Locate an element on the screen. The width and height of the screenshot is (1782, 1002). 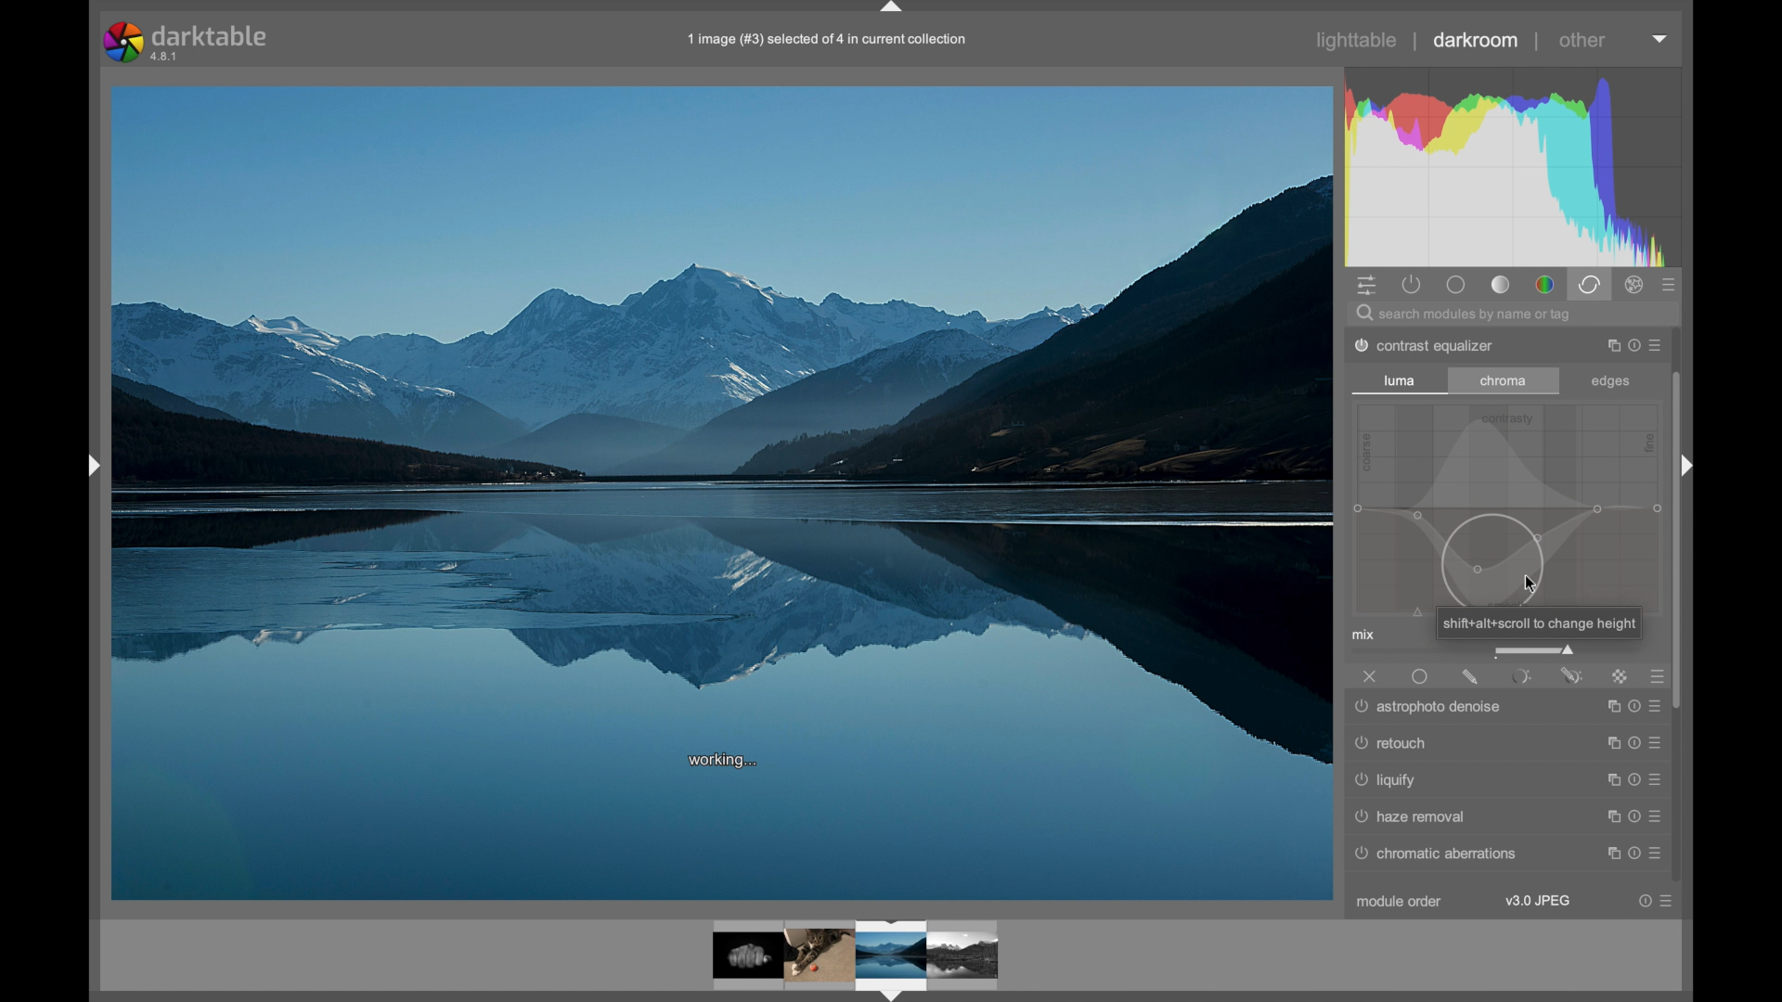
uniformly is located at coordinates (1421, 676).